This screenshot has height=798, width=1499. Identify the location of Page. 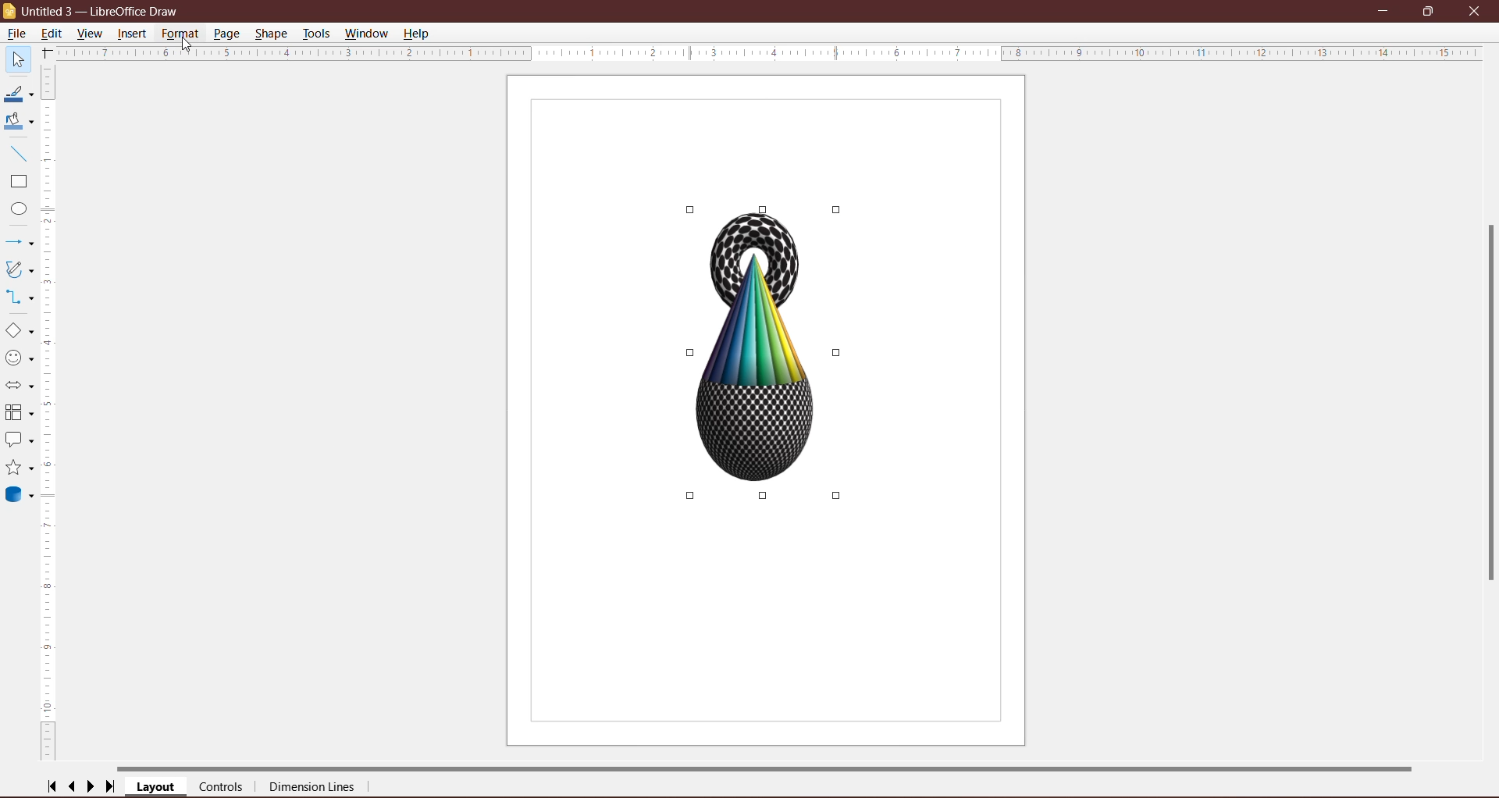
(228, 34).